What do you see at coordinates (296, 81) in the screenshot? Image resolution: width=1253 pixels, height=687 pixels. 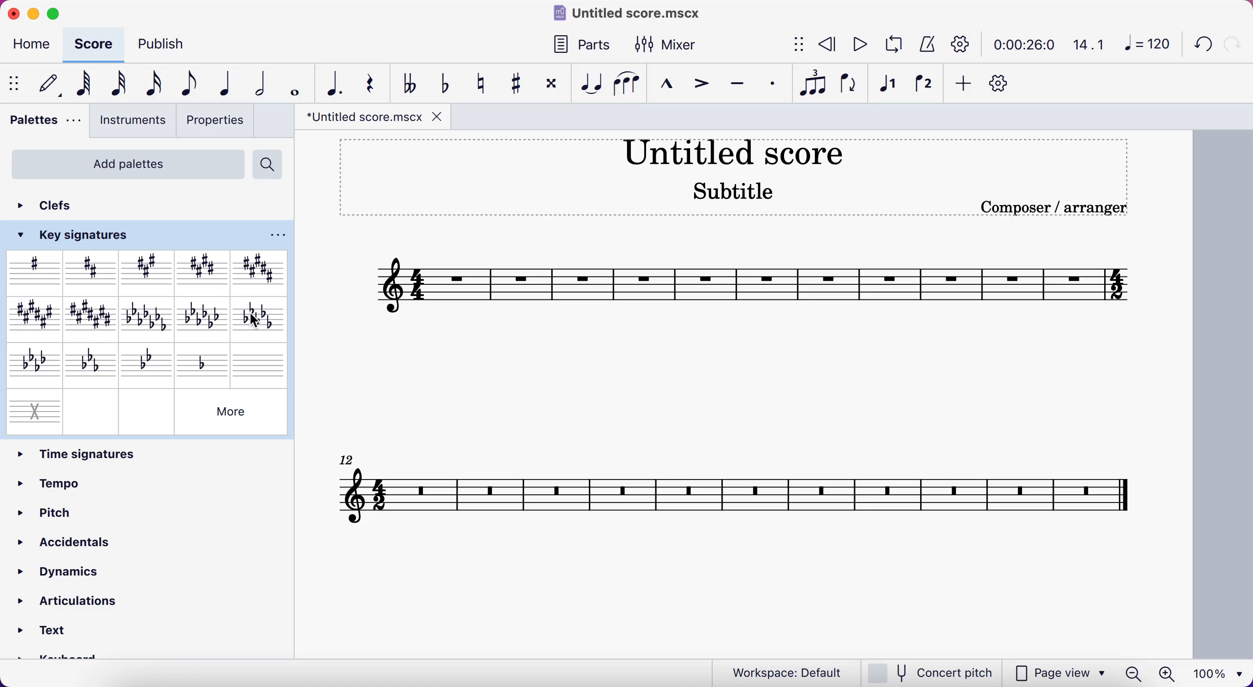 I see `whole note` at bounding box center [296, 81].